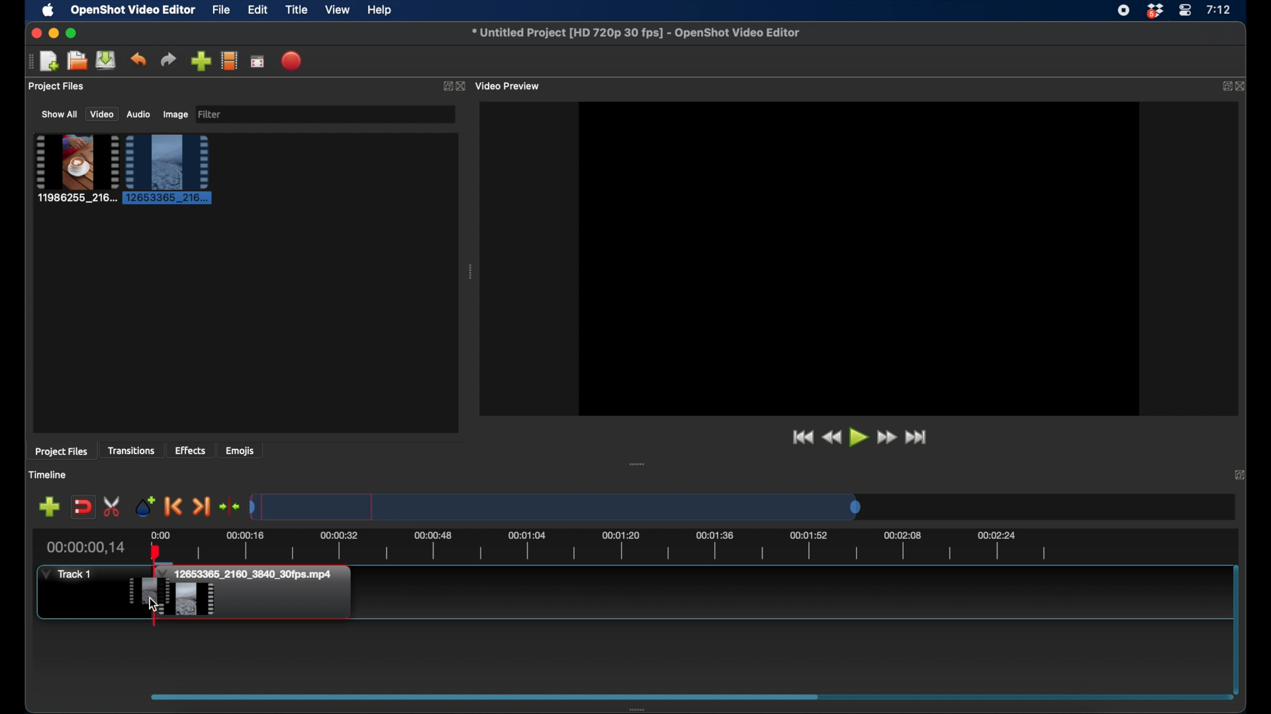 This screenshot has height=714, width=1271. I want to click on undo, so click(138, 59).